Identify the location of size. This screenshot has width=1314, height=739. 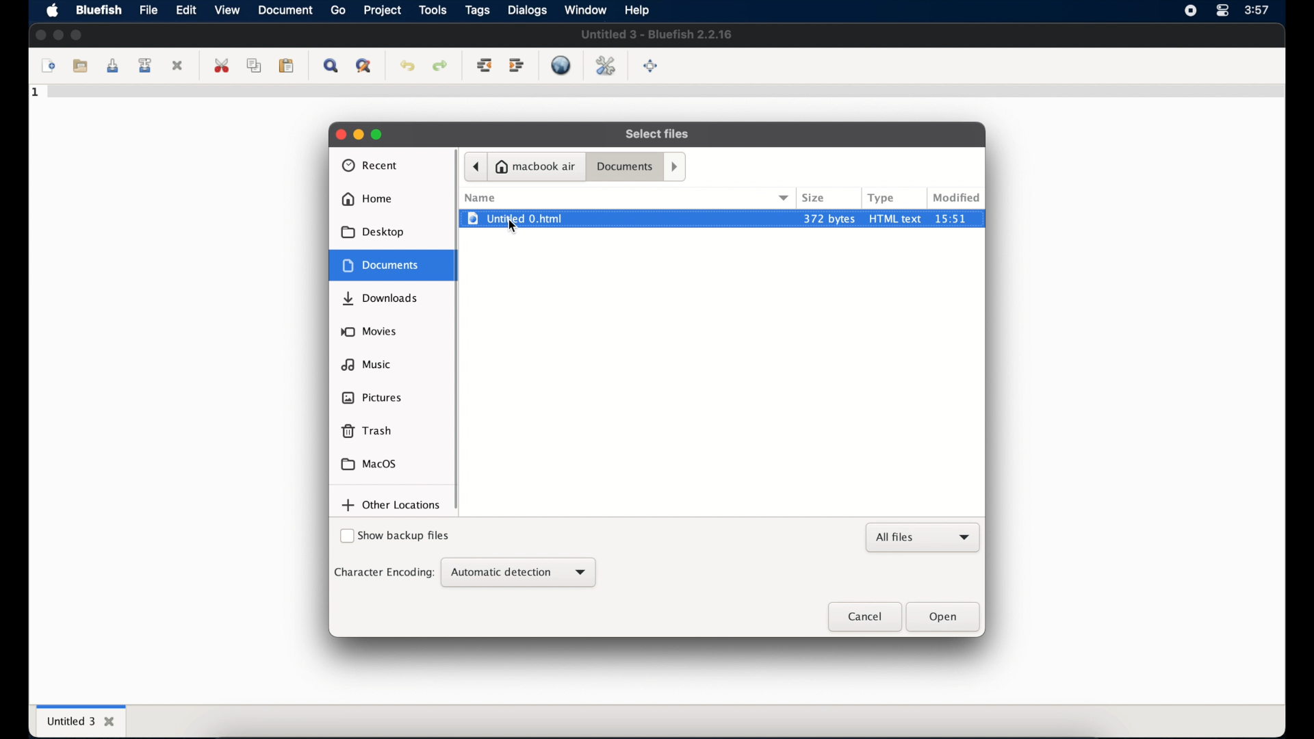
(814, 198).